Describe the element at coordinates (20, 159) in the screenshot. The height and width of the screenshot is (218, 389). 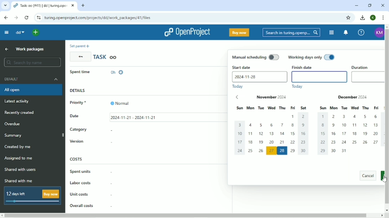
I see `Assigned to me` at that location.